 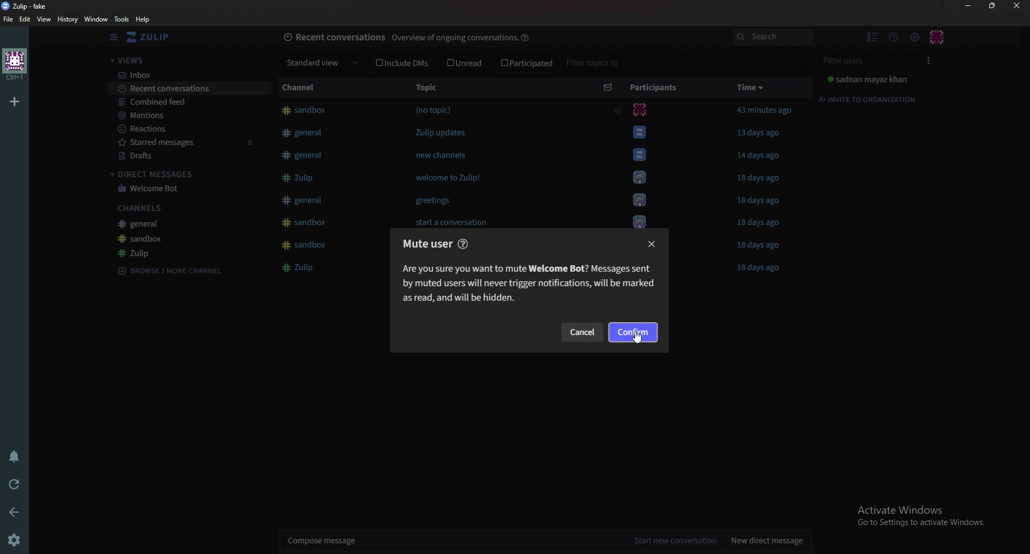 What do you see at coordinates (639, 155) in the screenshot?
I see `Welcome Bot.` at bounding box center [639, 155].